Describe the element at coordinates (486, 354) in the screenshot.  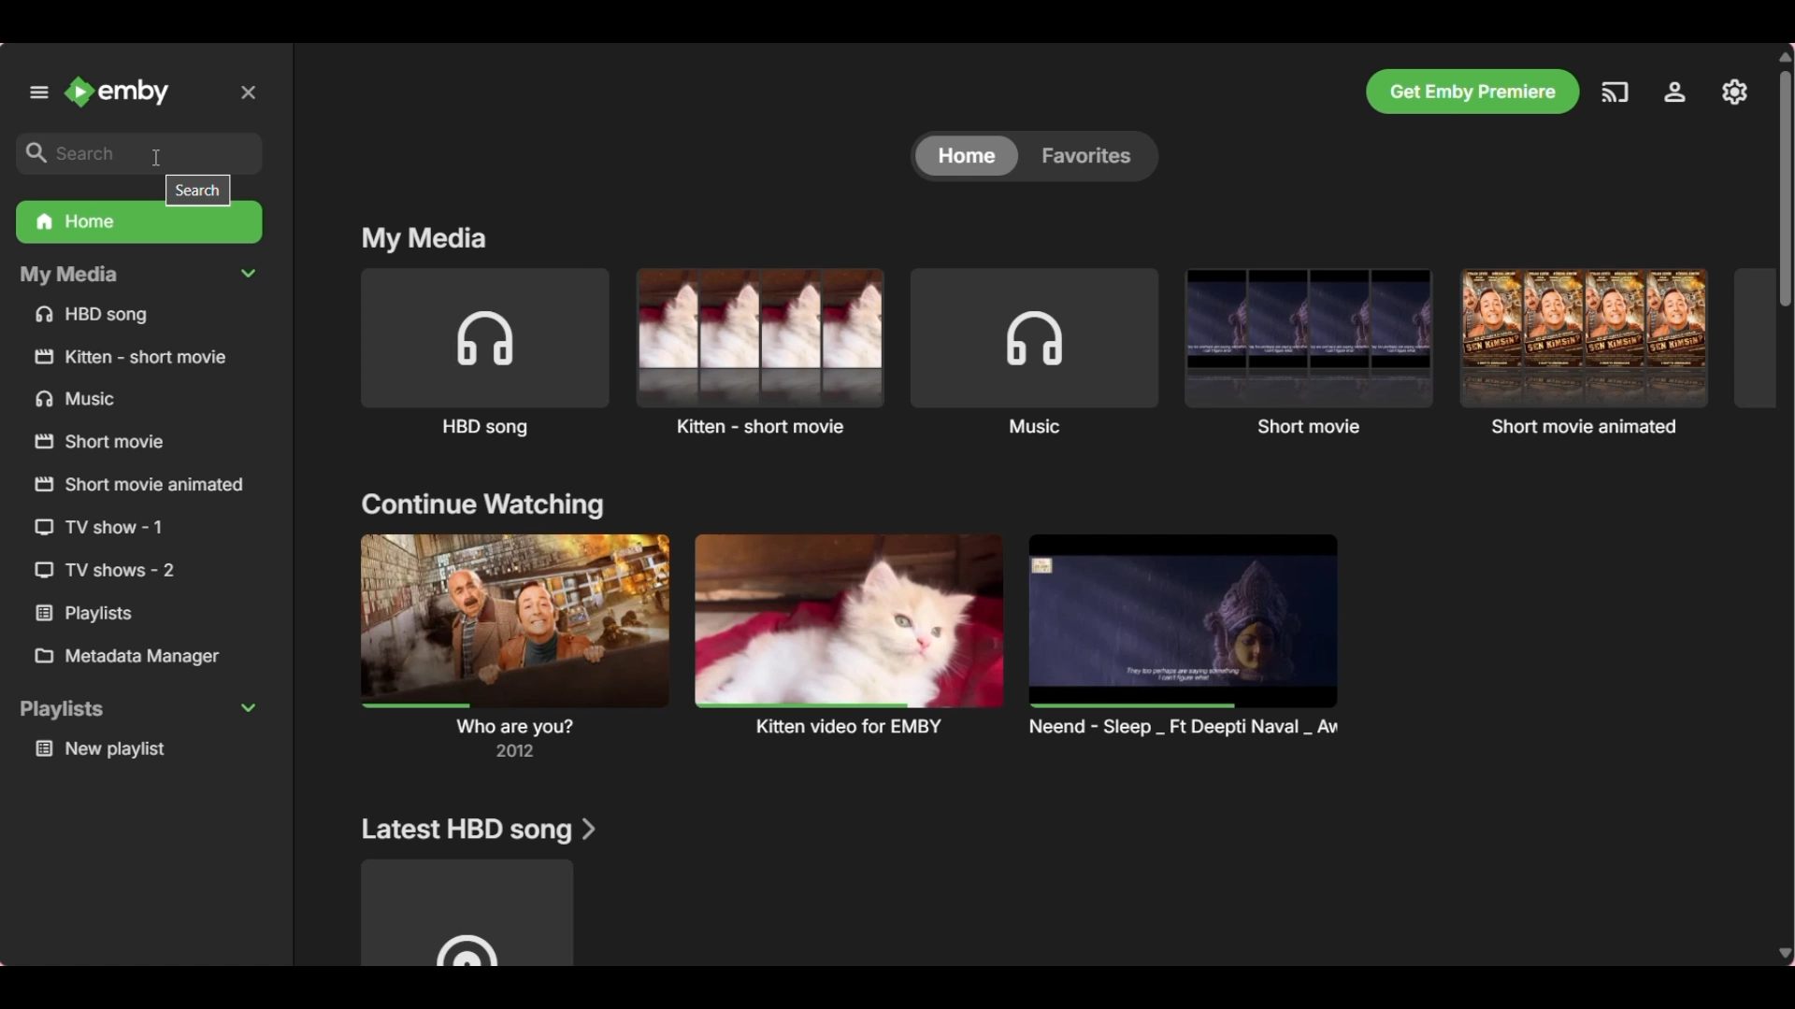
I see `HBD song` at that location.